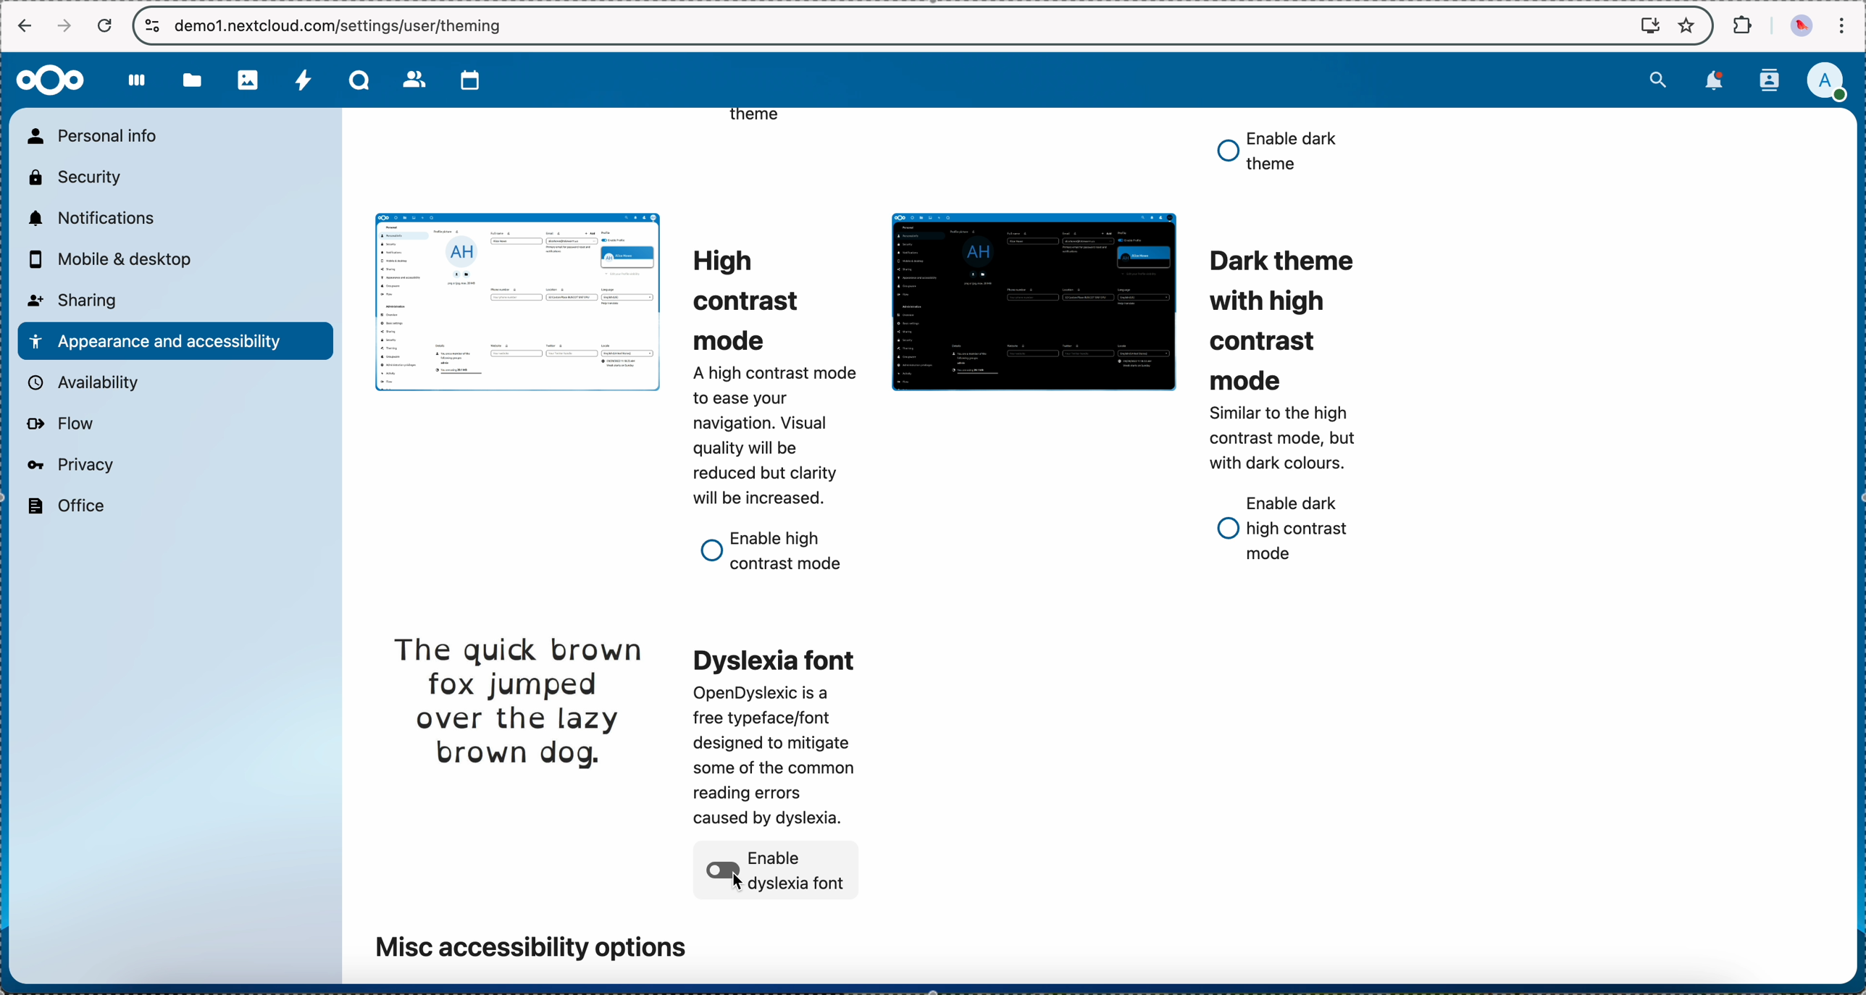  Describe the element at coordinates (1277, 152) in the screenshot. I see `enable dark theme option` at that location.